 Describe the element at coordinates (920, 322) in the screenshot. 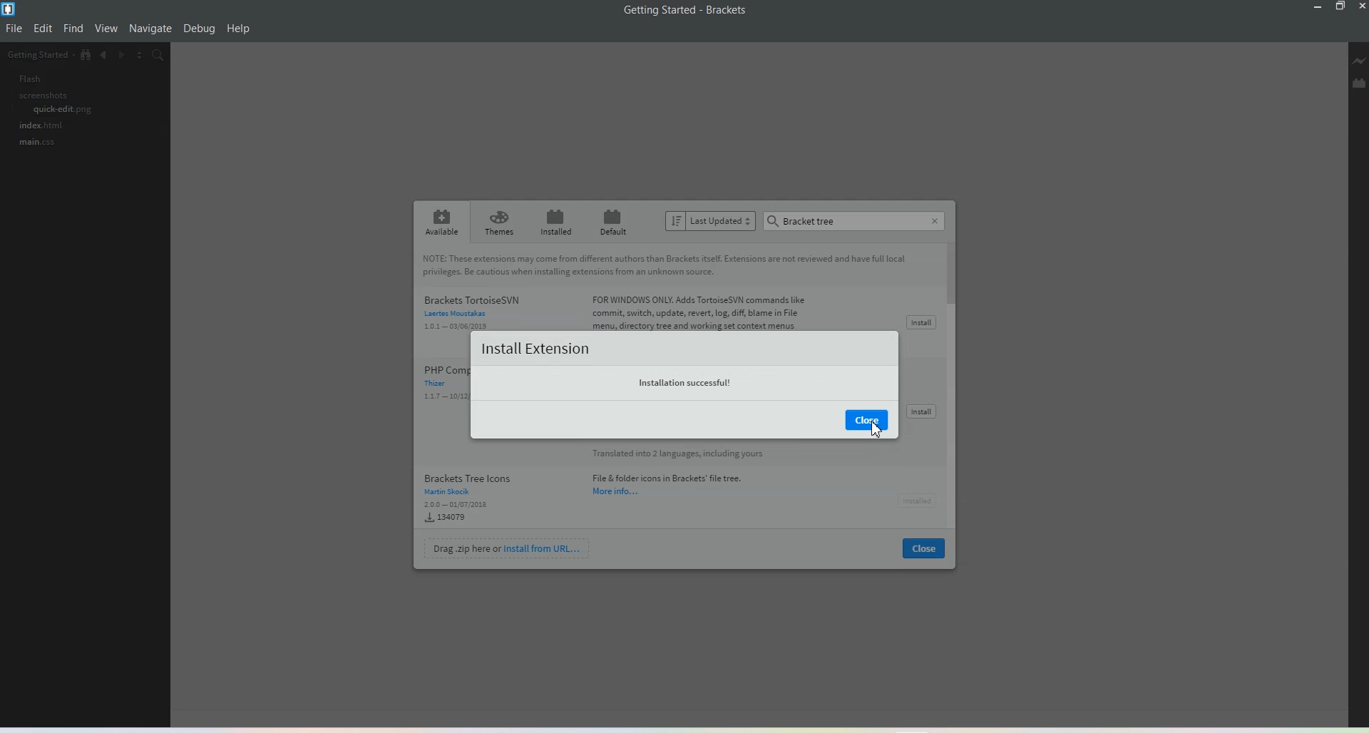

I see `Install` at that location.